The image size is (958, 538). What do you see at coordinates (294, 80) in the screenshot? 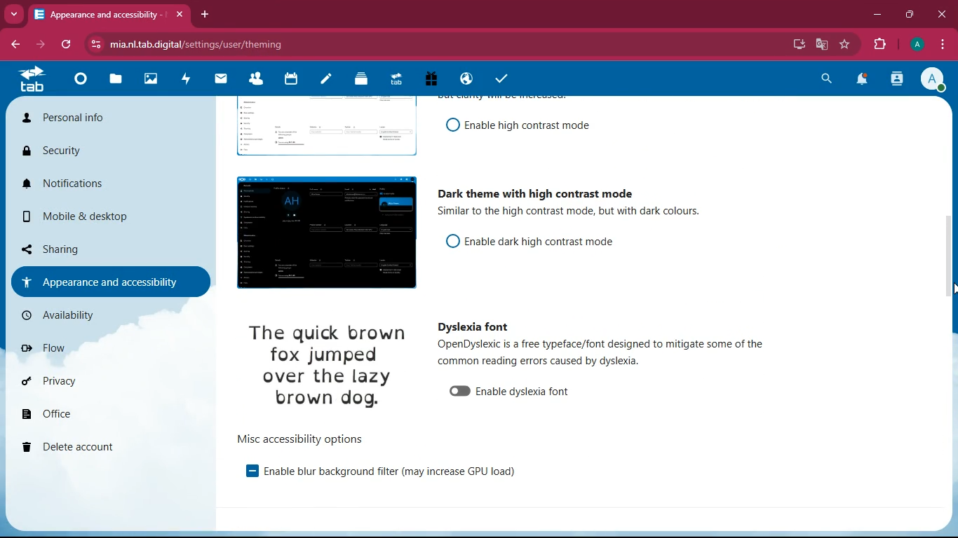
I see `calendar` at bounding box center [294, 80].